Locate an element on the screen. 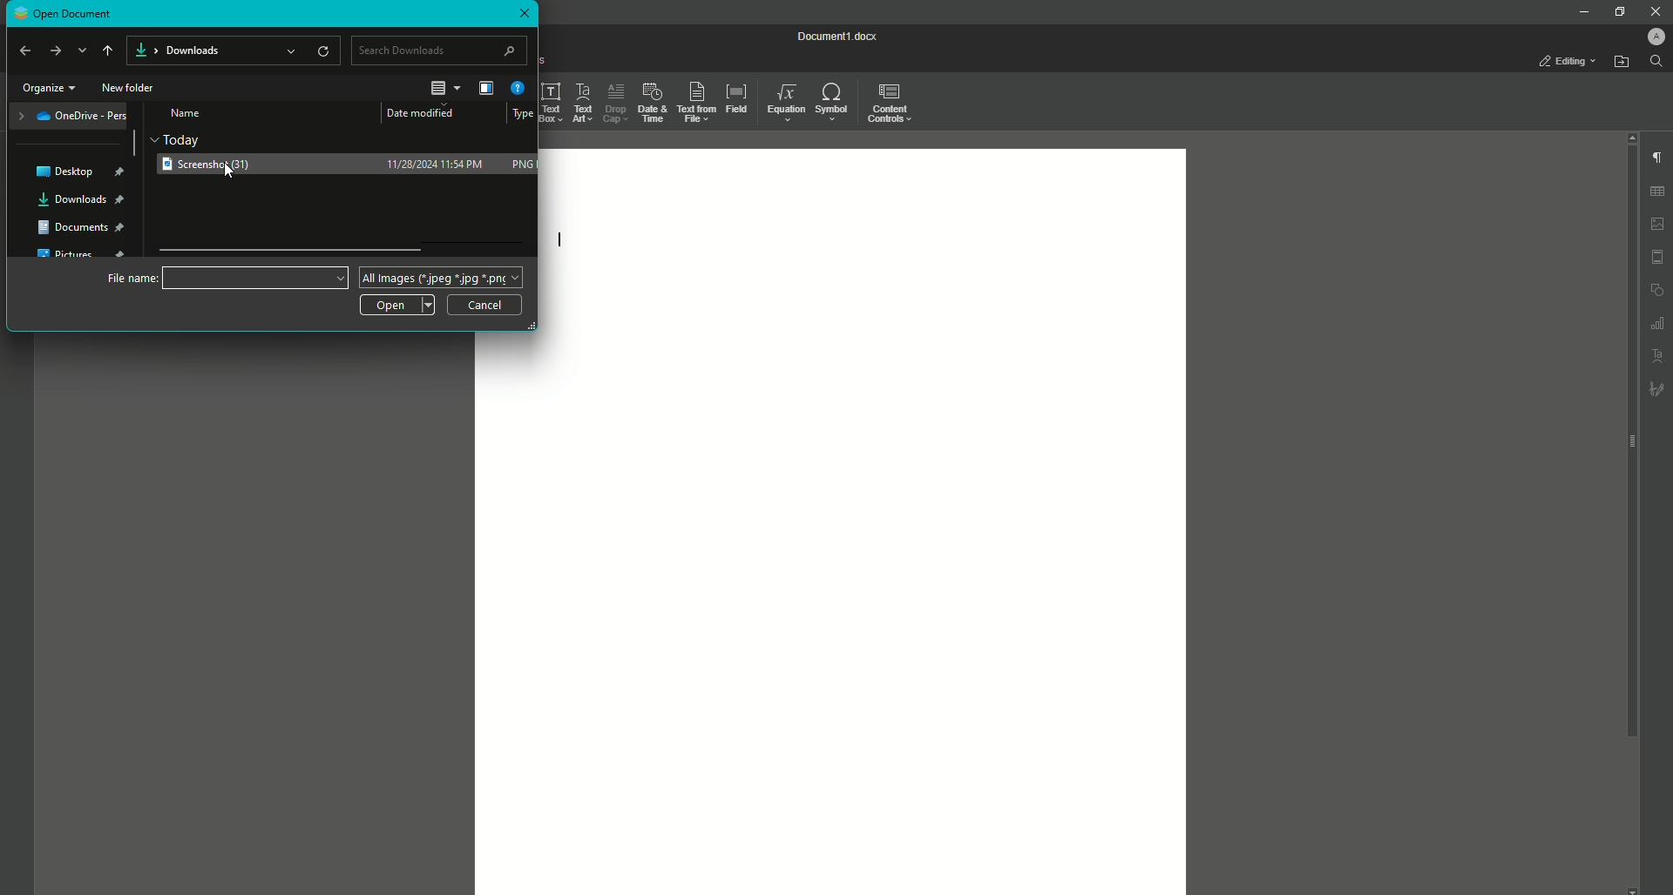 Image resolution: width=1673 pixels, height=895 pixels. Content Controls is located at coordinates (894, 106).